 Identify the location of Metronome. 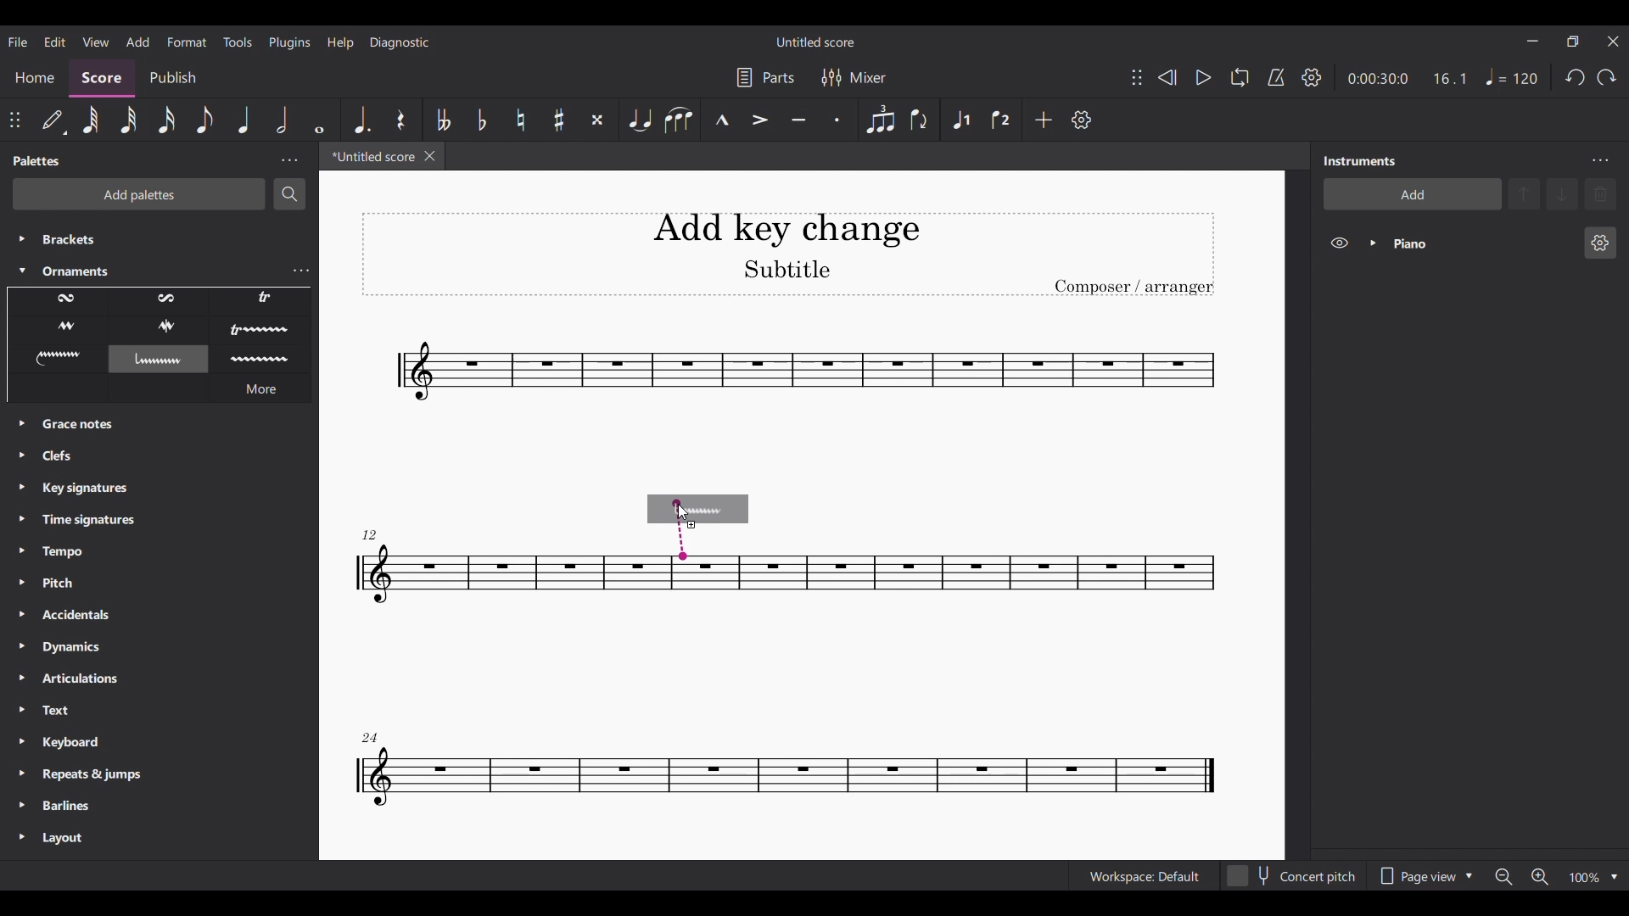
(1276, 77).